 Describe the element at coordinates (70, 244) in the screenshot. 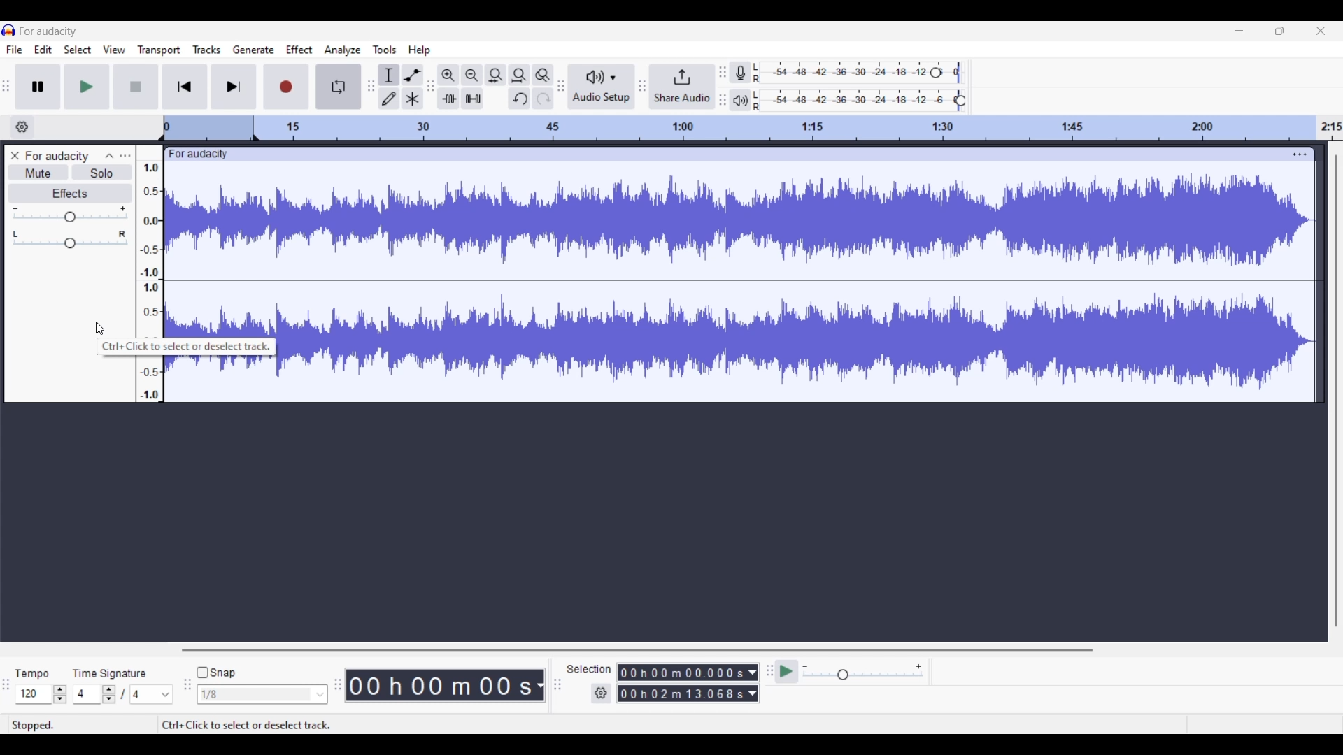

I see `Change pan` at that location.